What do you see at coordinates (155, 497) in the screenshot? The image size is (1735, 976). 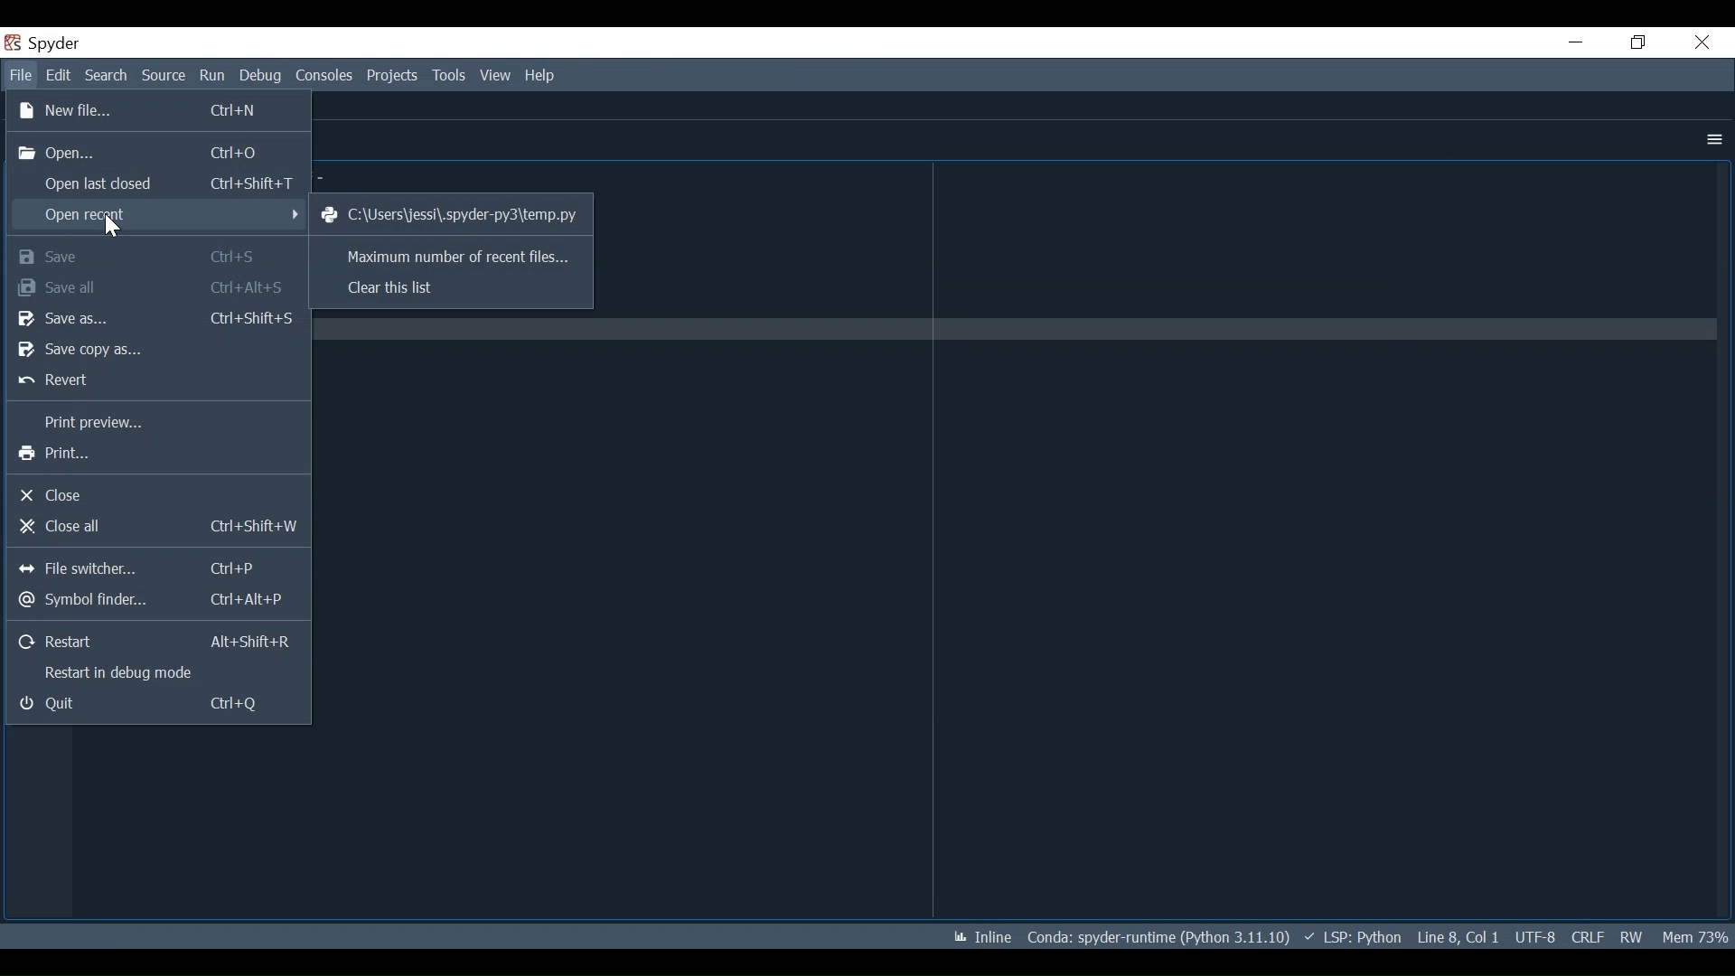 I see `Close` at bounding box center [155, 497].